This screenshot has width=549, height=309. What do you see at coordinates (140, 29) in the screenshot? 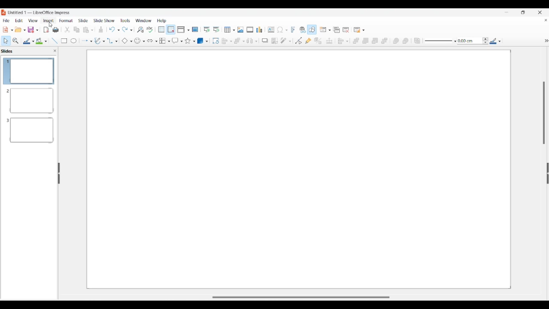
I see `Find and replace` at bounding box center [140, 29].